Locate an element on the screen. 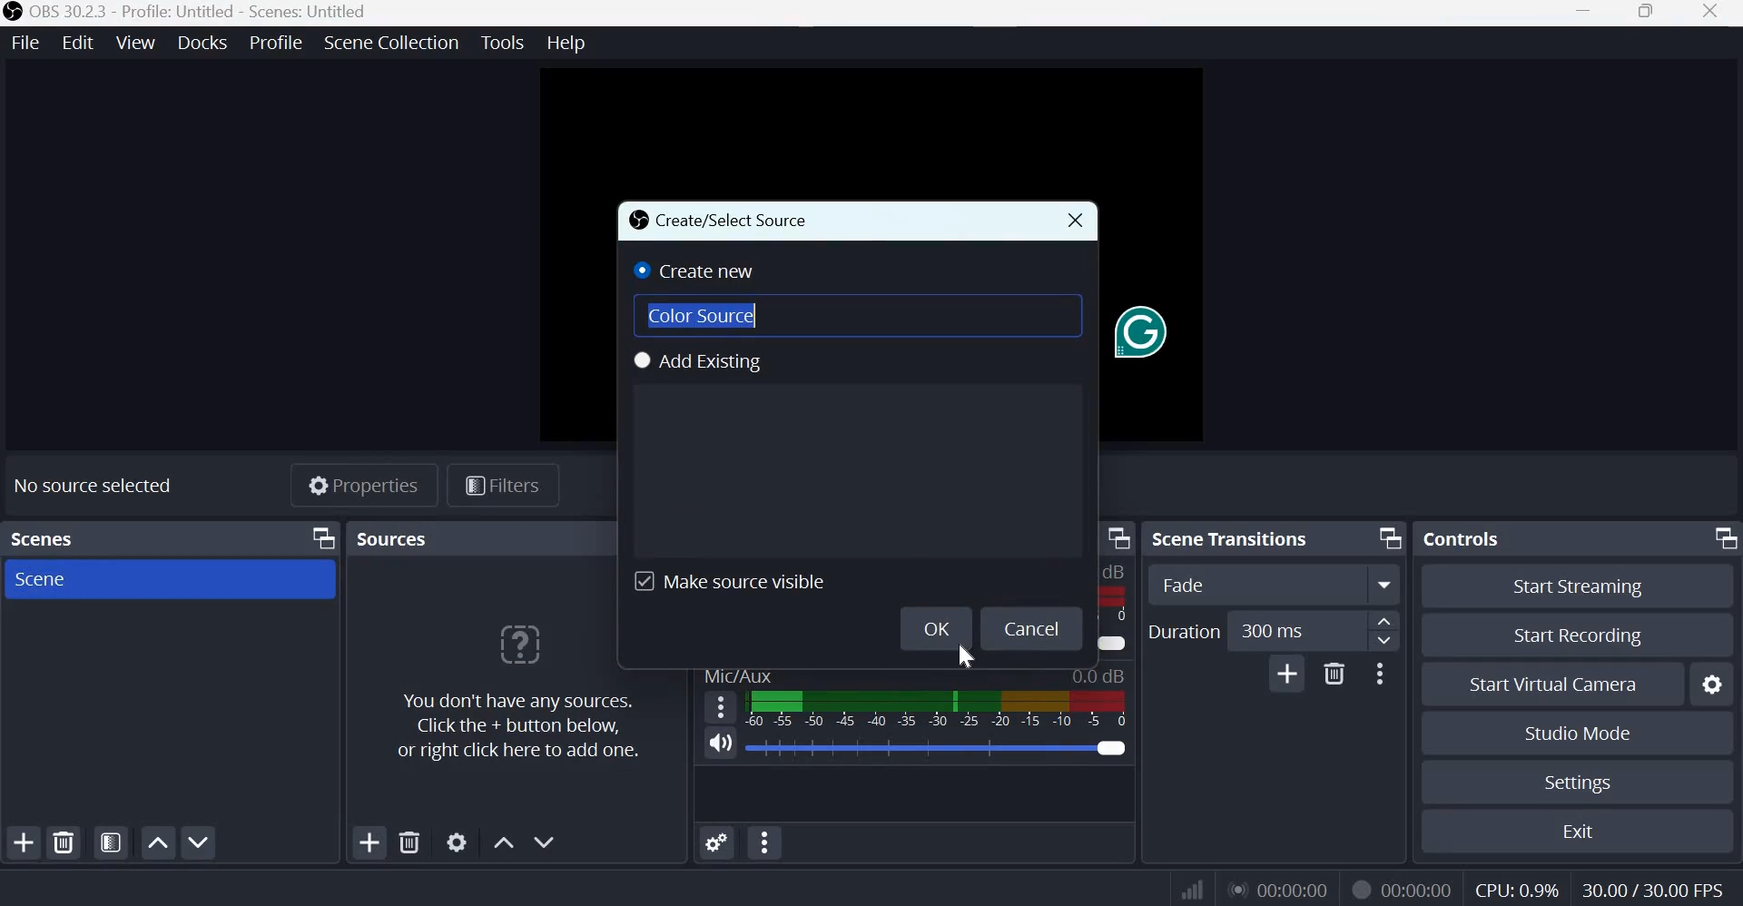 The height and width of the screenshot is (906, 1743). Remove selected source(s) is located at coordinates (410, 842).